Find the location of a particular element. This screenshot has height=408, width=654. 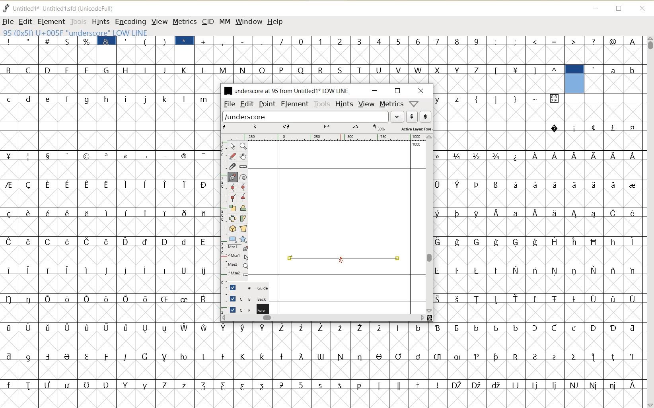

GLYPHY CHARACTERS & NUMBERS is located at coordinates (429, 47).